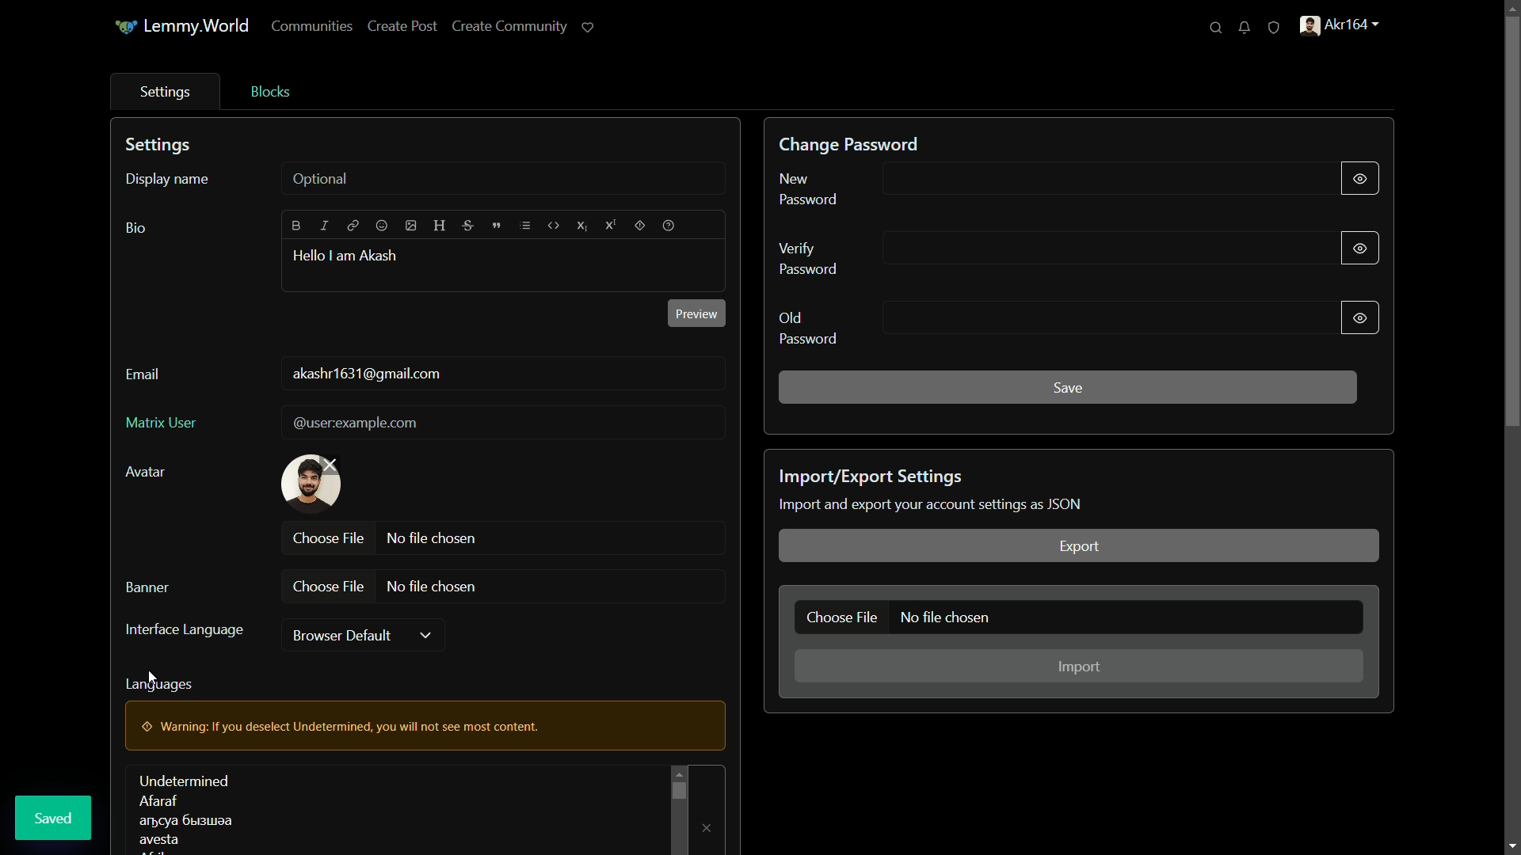 The height and width of the screenshot is (855, 1521). Describe the element at coordinates (383, 225) in the screenshot. I see `emoji` at that location.